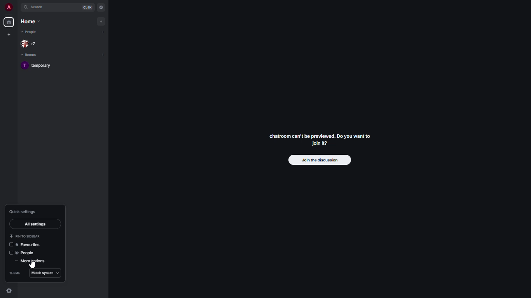 Image resolution: width=531 pixels, height=298 pixels. What do you see at coordinates (101, 8) in the screenshot?
I see `navigator` at bounding box center [101, 8].